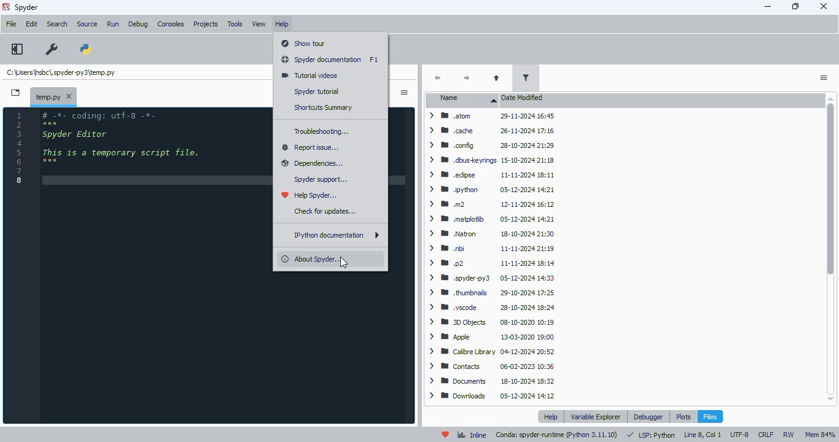 Image resolution: width=839 pixels, height=442 pixels. What do you see at coordinates (490, 293) in the screenshot?
I see `> WM thumbnails 29-10-2024 17:25` at bounding box center [490, 293].